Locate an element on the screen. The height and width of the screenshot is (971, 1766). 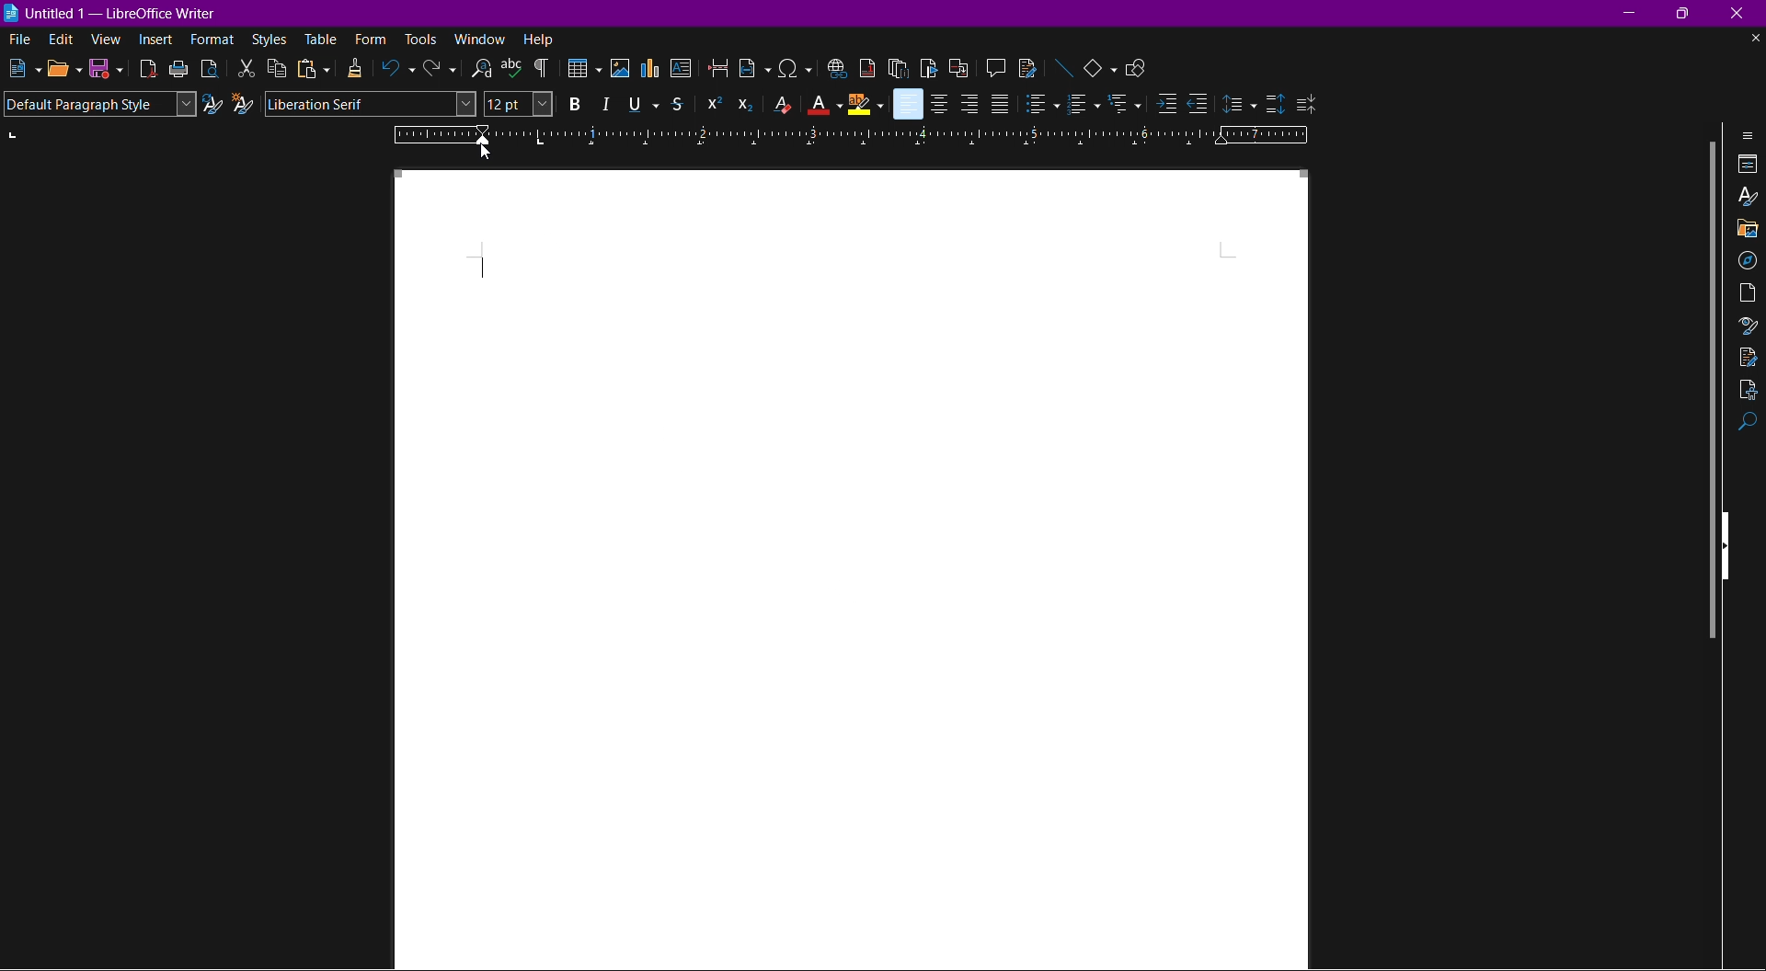
edit is located at coordinates (60, 40).